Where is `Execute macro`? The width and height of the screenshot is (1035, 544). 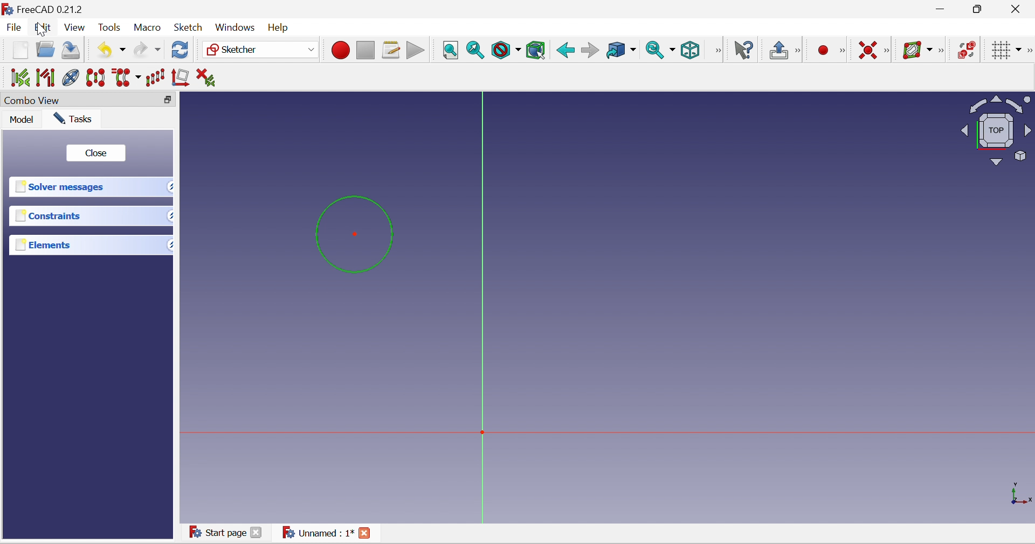
Execute macro is located at coordinates (416, 51).